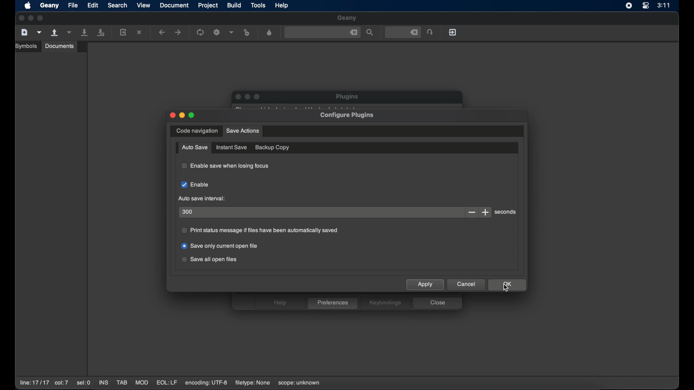 The image size is (694, 390). What do you see at coordinates (60, 46) in the screenshot?
I see `documents` at bounding box center [60, 46].